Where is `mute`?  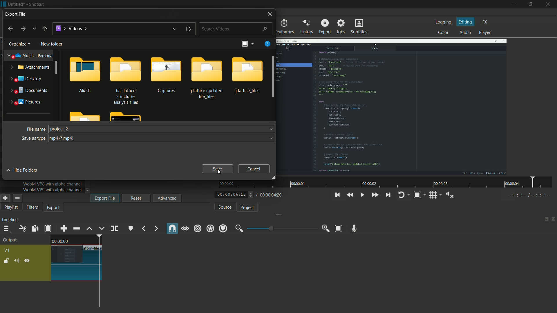 mute is located at coordinates (16, 261).